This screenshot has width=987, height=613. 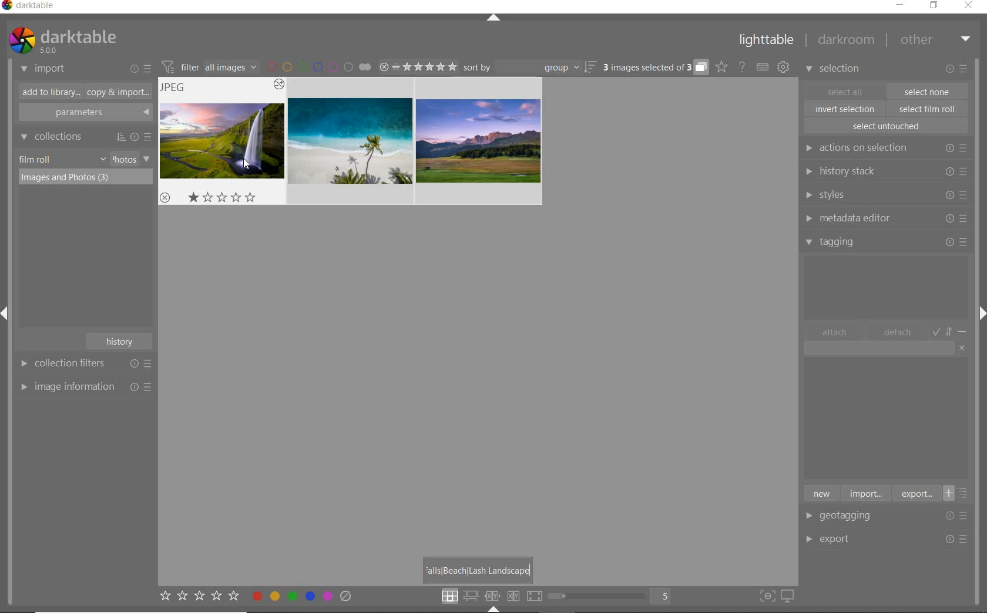 What do you see at coordinates (85, 386) in the screenshot?
I see `image information` at bounding box center [85, 386].